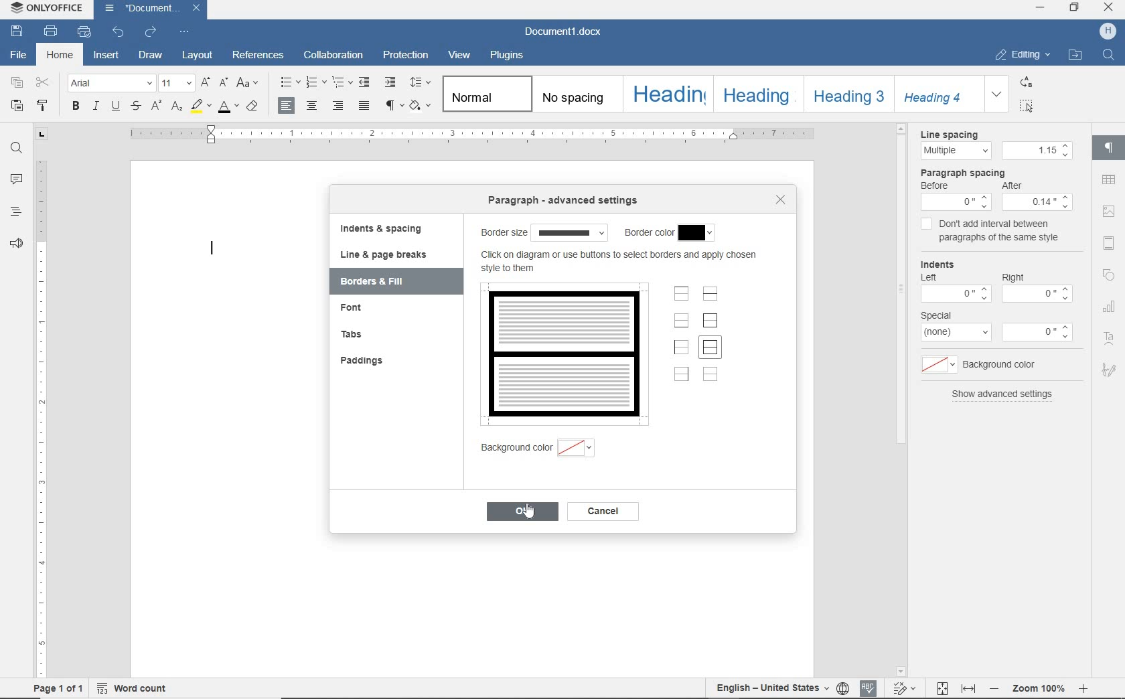 The height and width of the screenshot is (699, 1125). Describe the element at coordinates (196, 56) in the screenshot. I see `layout` at that location.